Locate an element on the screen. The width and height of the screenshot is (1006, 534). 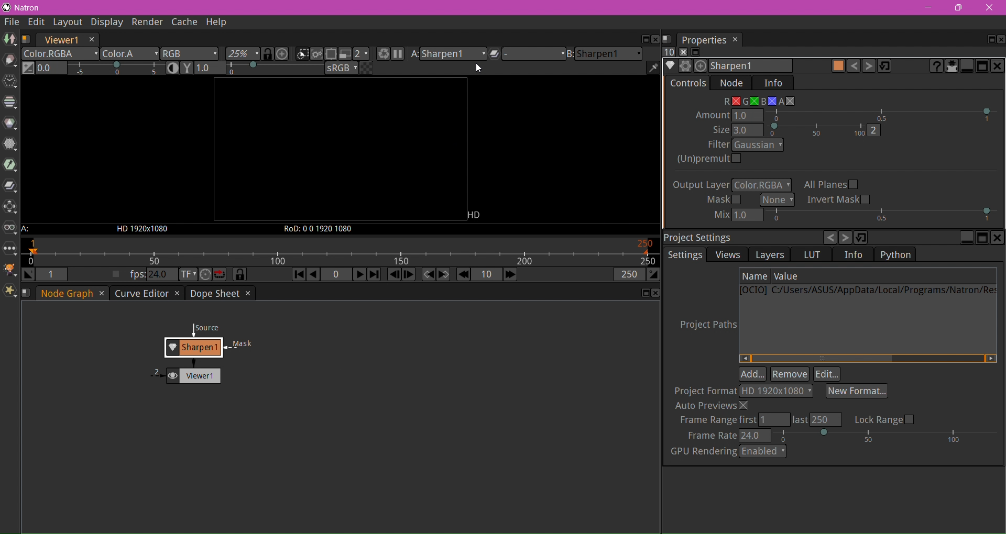
Show/Hide all parameters without modifications is located at coordinates (953, 67).